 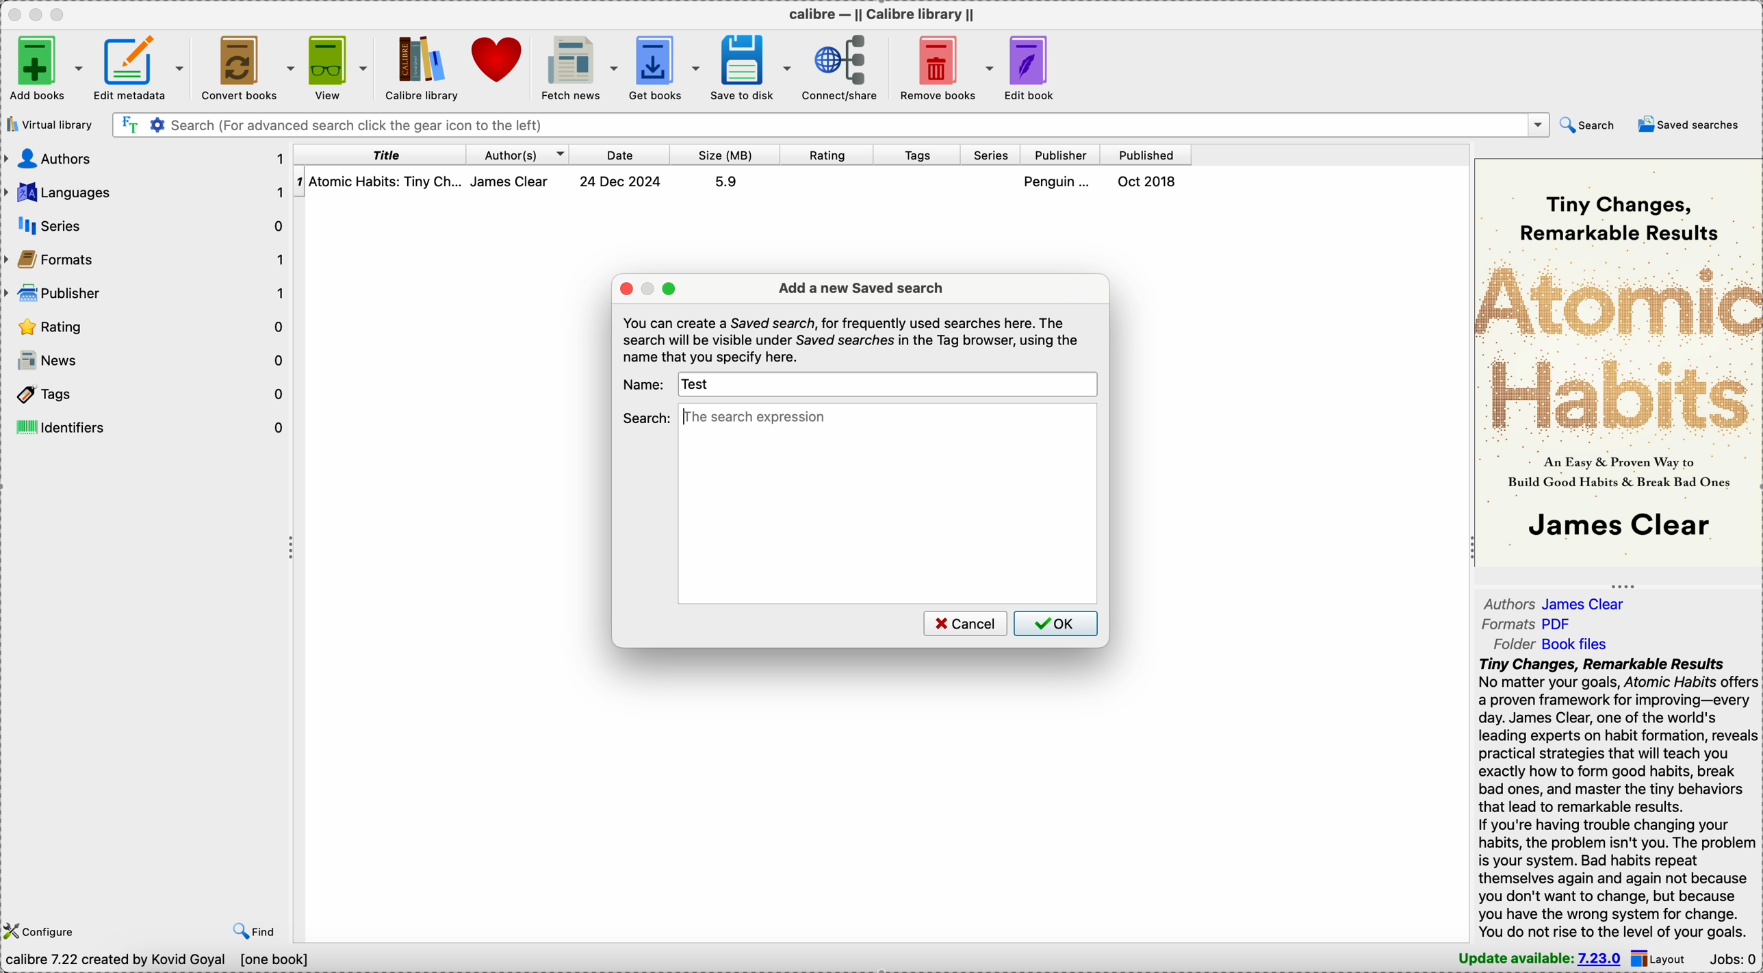 What do you see at coordinates (670, 289) in the screenshot?
I see `maximize` at bounding box center [670, 289].